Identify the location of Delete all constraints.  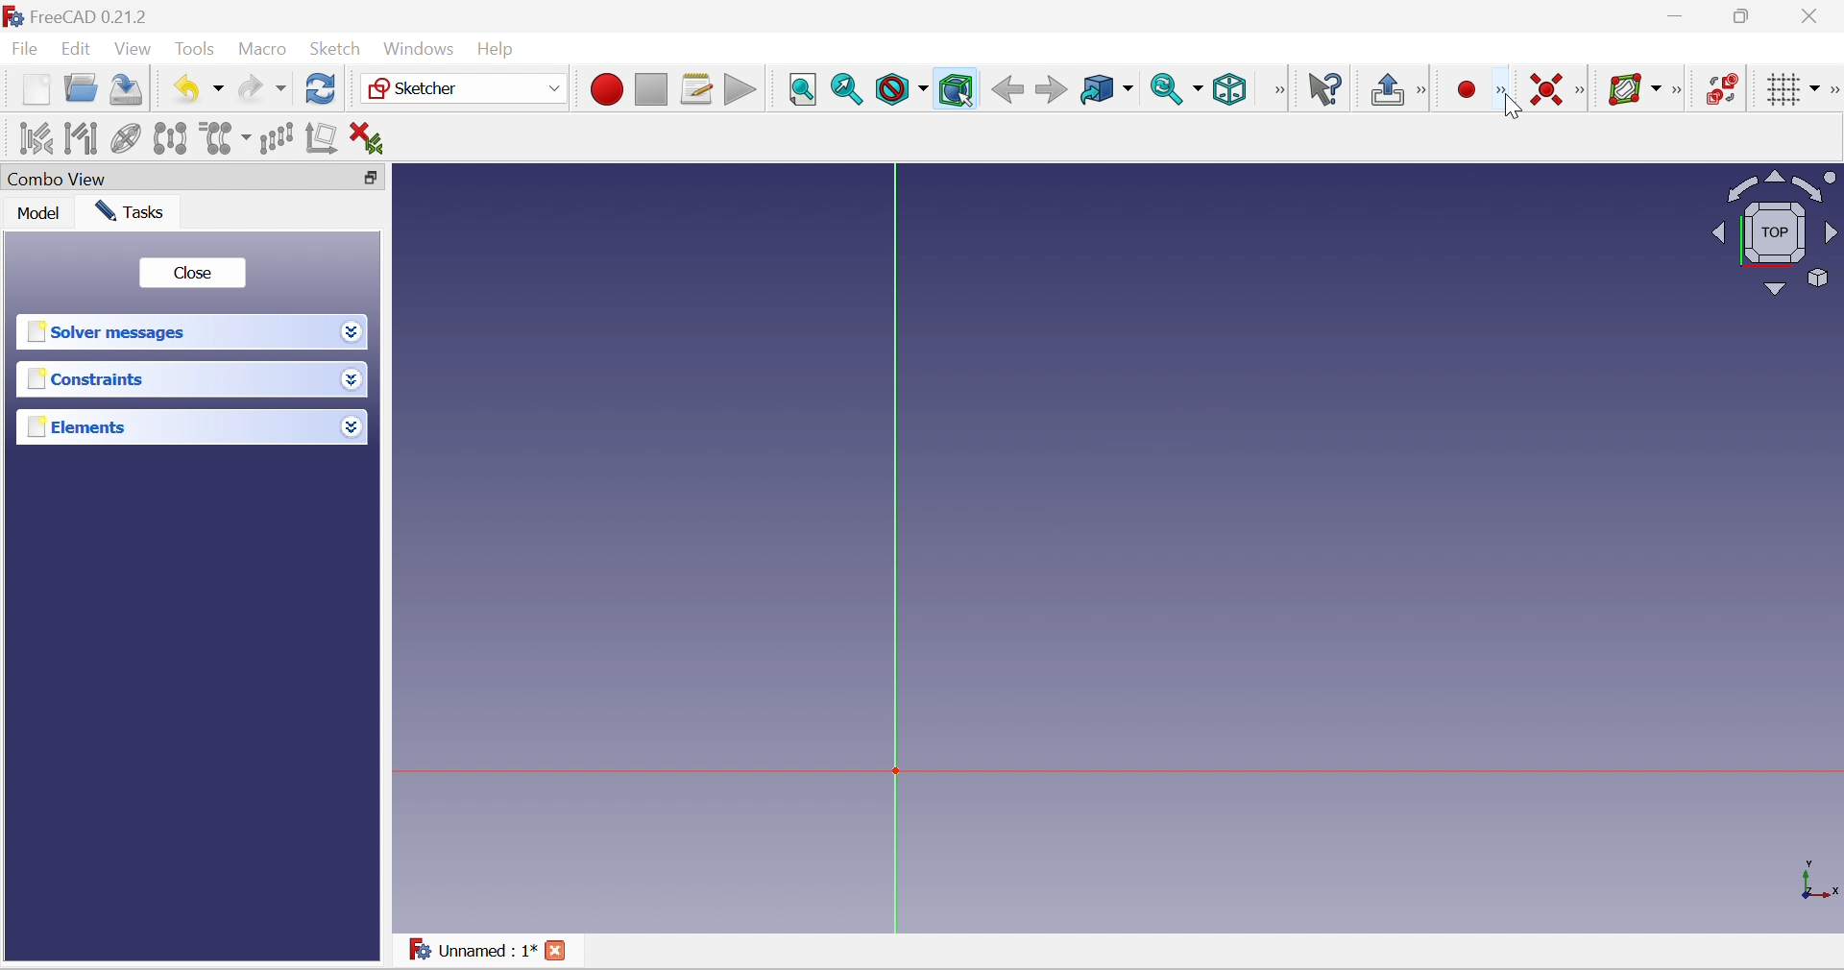
(367, 140).